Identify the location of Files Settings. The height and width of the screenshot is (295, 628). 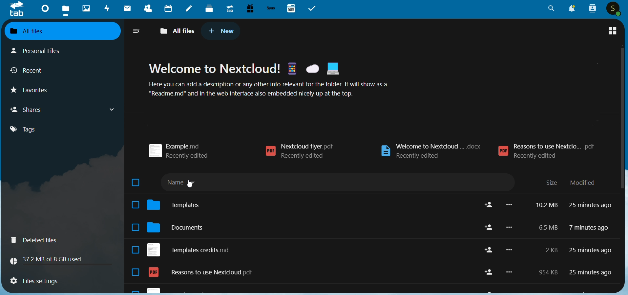
(54, 281).